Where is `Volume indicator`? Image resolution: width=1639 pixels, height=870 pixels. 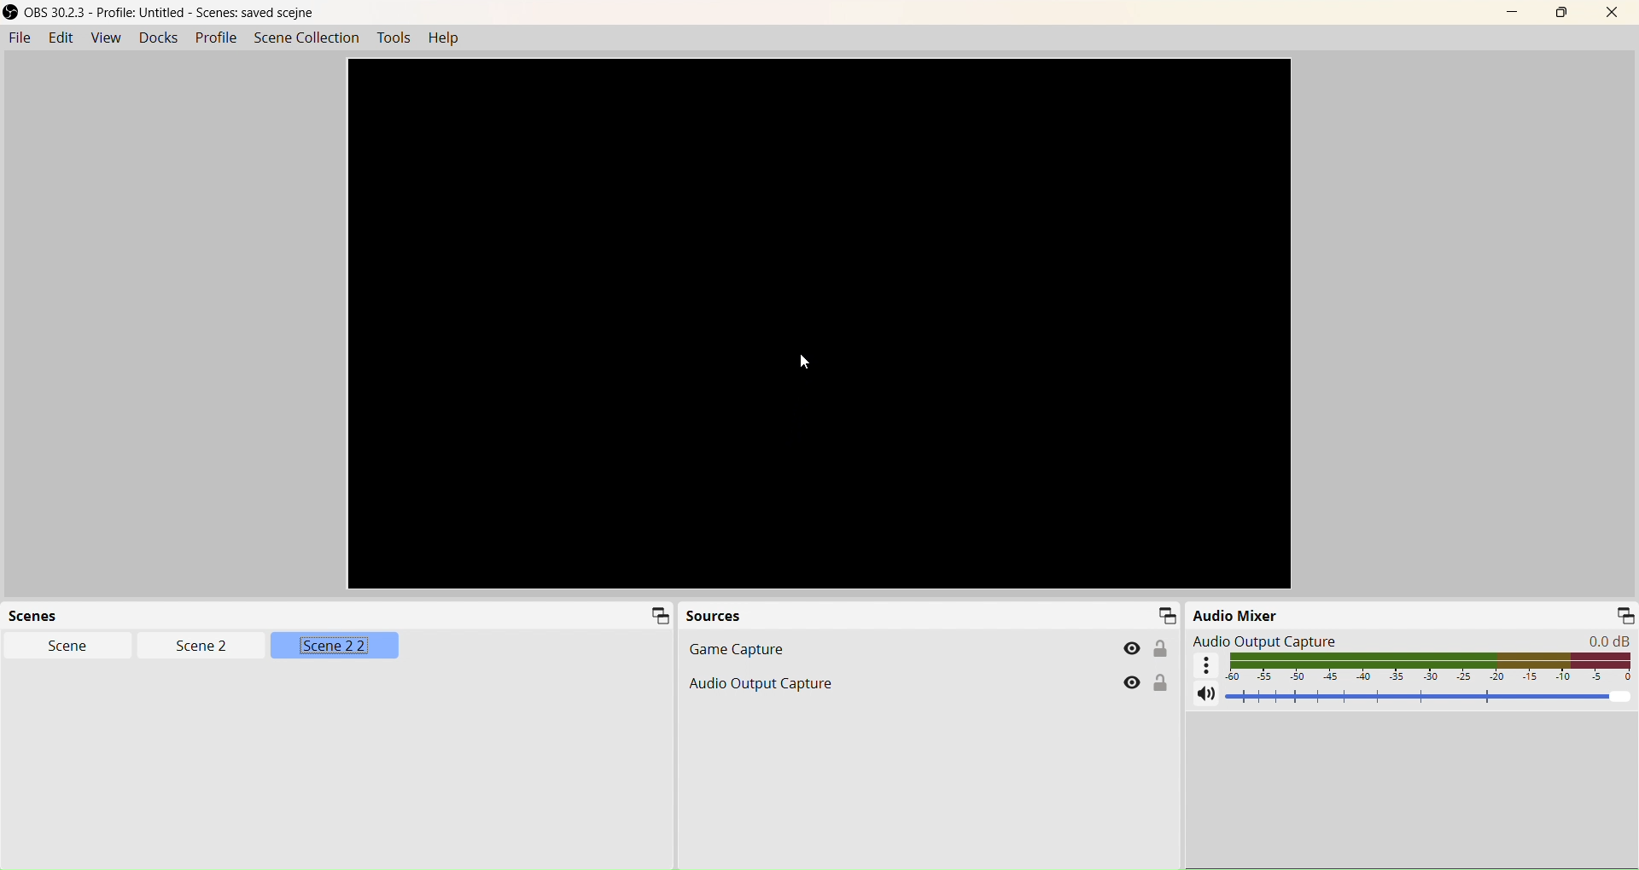
Volume indicator is located at coordinates (1432, 666).